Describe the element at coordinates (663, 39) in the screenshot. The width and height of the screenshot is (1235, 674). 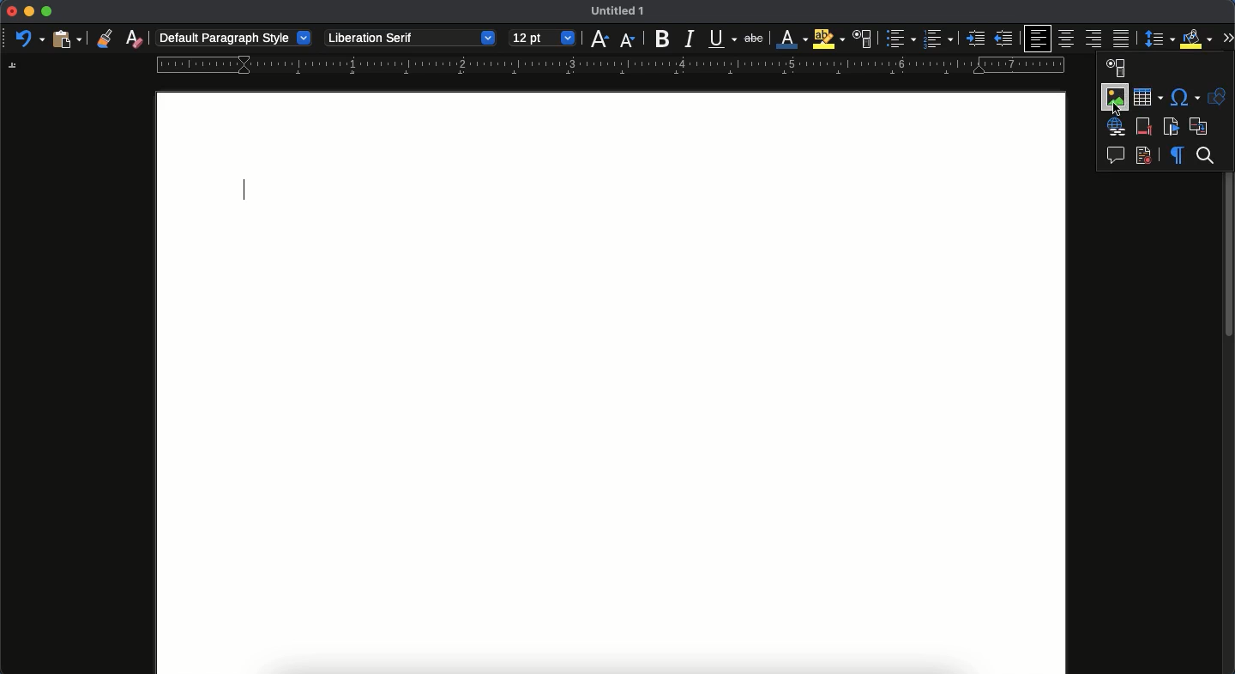
I see `bold` at that location.